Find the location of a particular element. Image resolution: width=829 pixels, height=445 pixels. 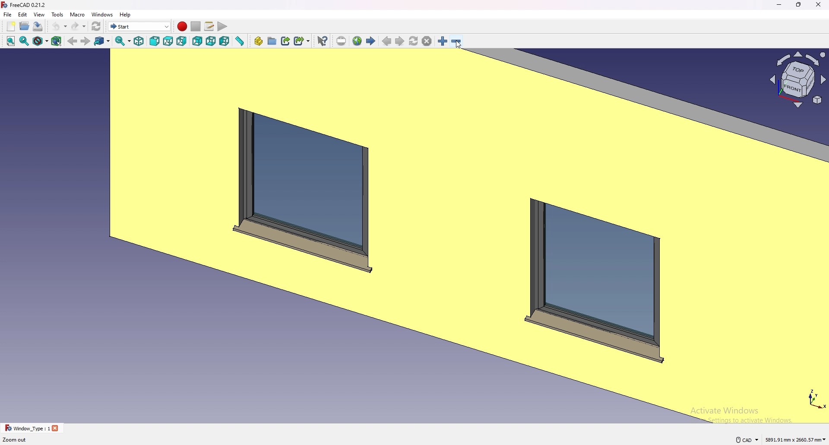

help is located at coordinates (126, 14).